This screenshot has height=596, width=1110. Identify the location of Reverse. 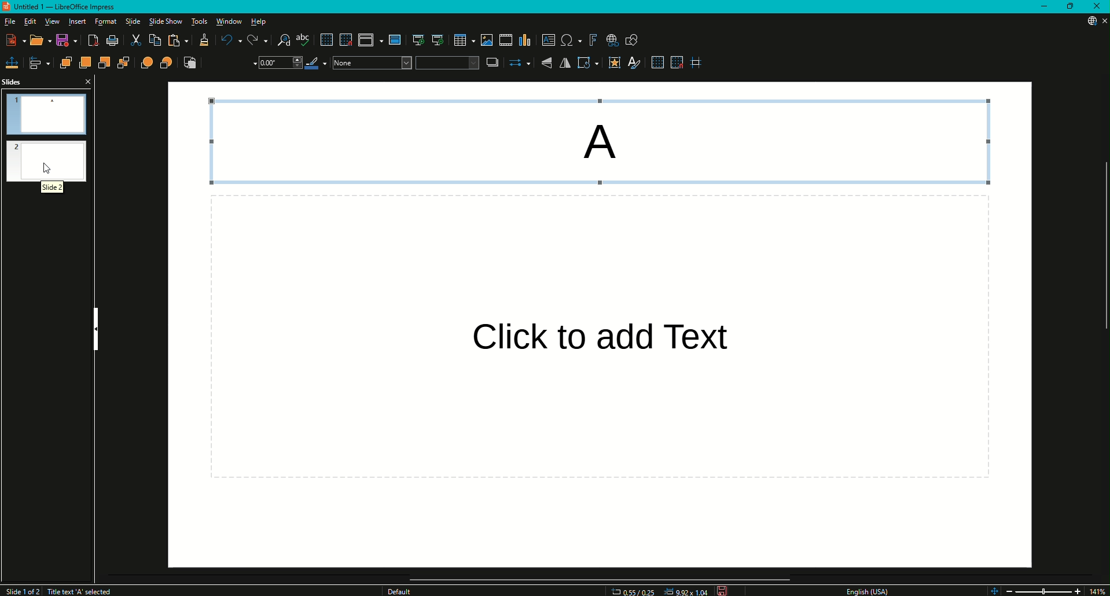
(189, 64).